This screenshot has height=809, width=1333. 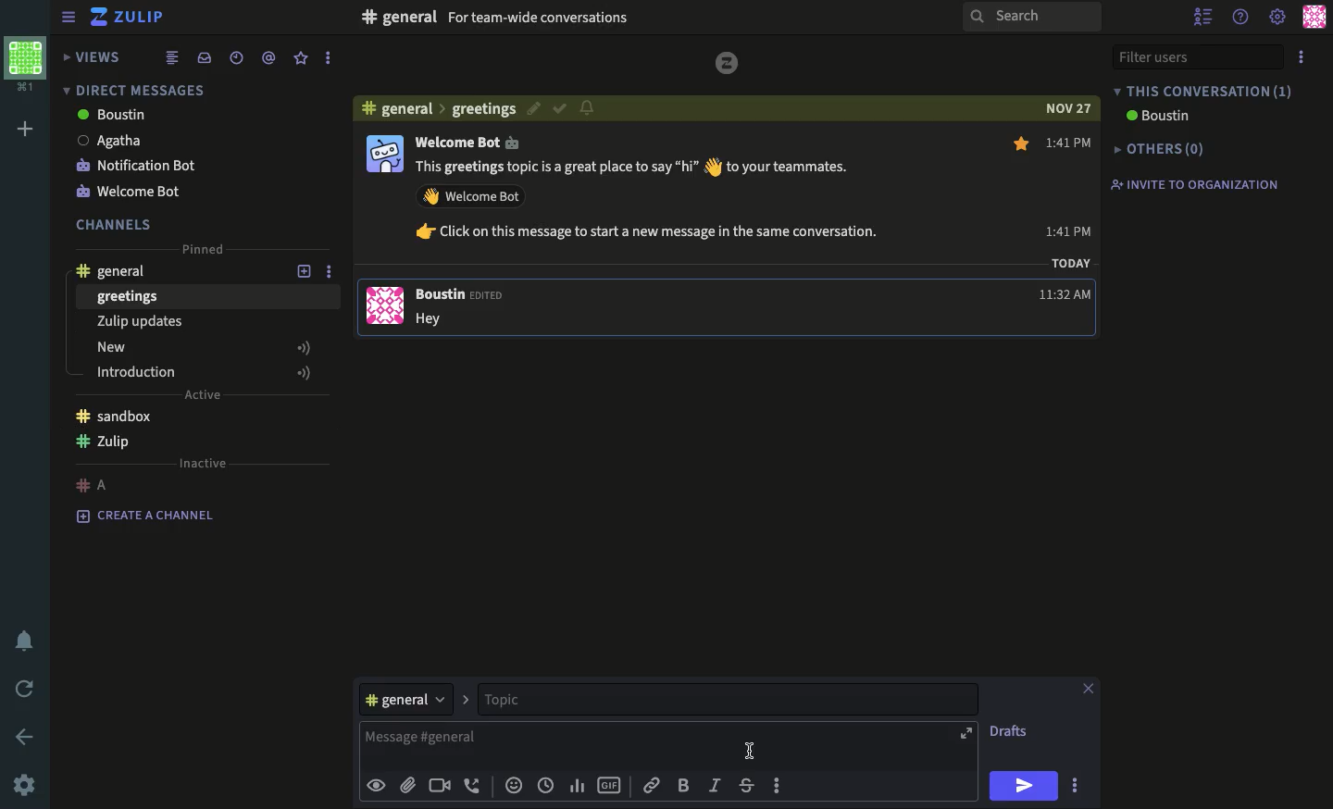 What do you see at coordinates (302, 58) in the screenshot?
I see `favorite` at bounding box center [302, 58].